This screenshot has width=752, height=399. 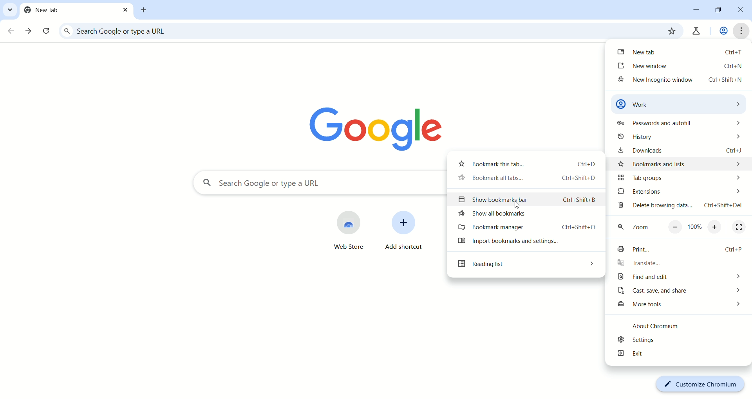 I want to click on work, so click(x=680, y=103).